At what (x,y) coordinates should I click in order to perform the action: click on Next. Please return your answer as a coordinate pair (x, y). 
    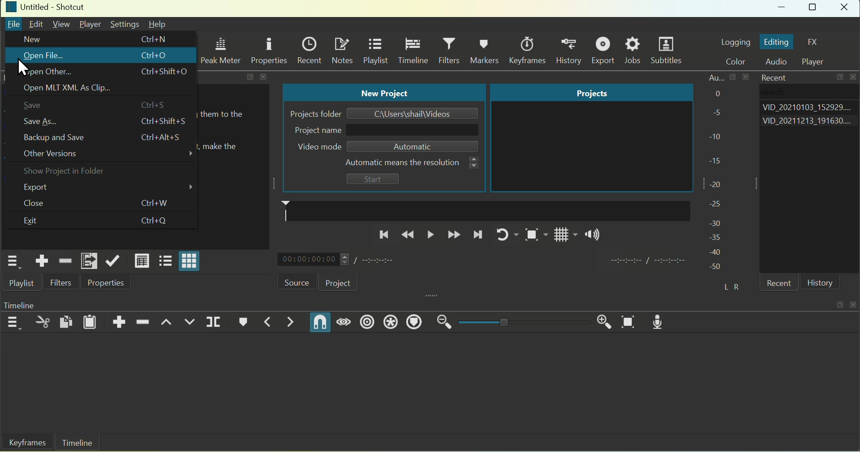
    Looking at the image, I should click on (478, 237).